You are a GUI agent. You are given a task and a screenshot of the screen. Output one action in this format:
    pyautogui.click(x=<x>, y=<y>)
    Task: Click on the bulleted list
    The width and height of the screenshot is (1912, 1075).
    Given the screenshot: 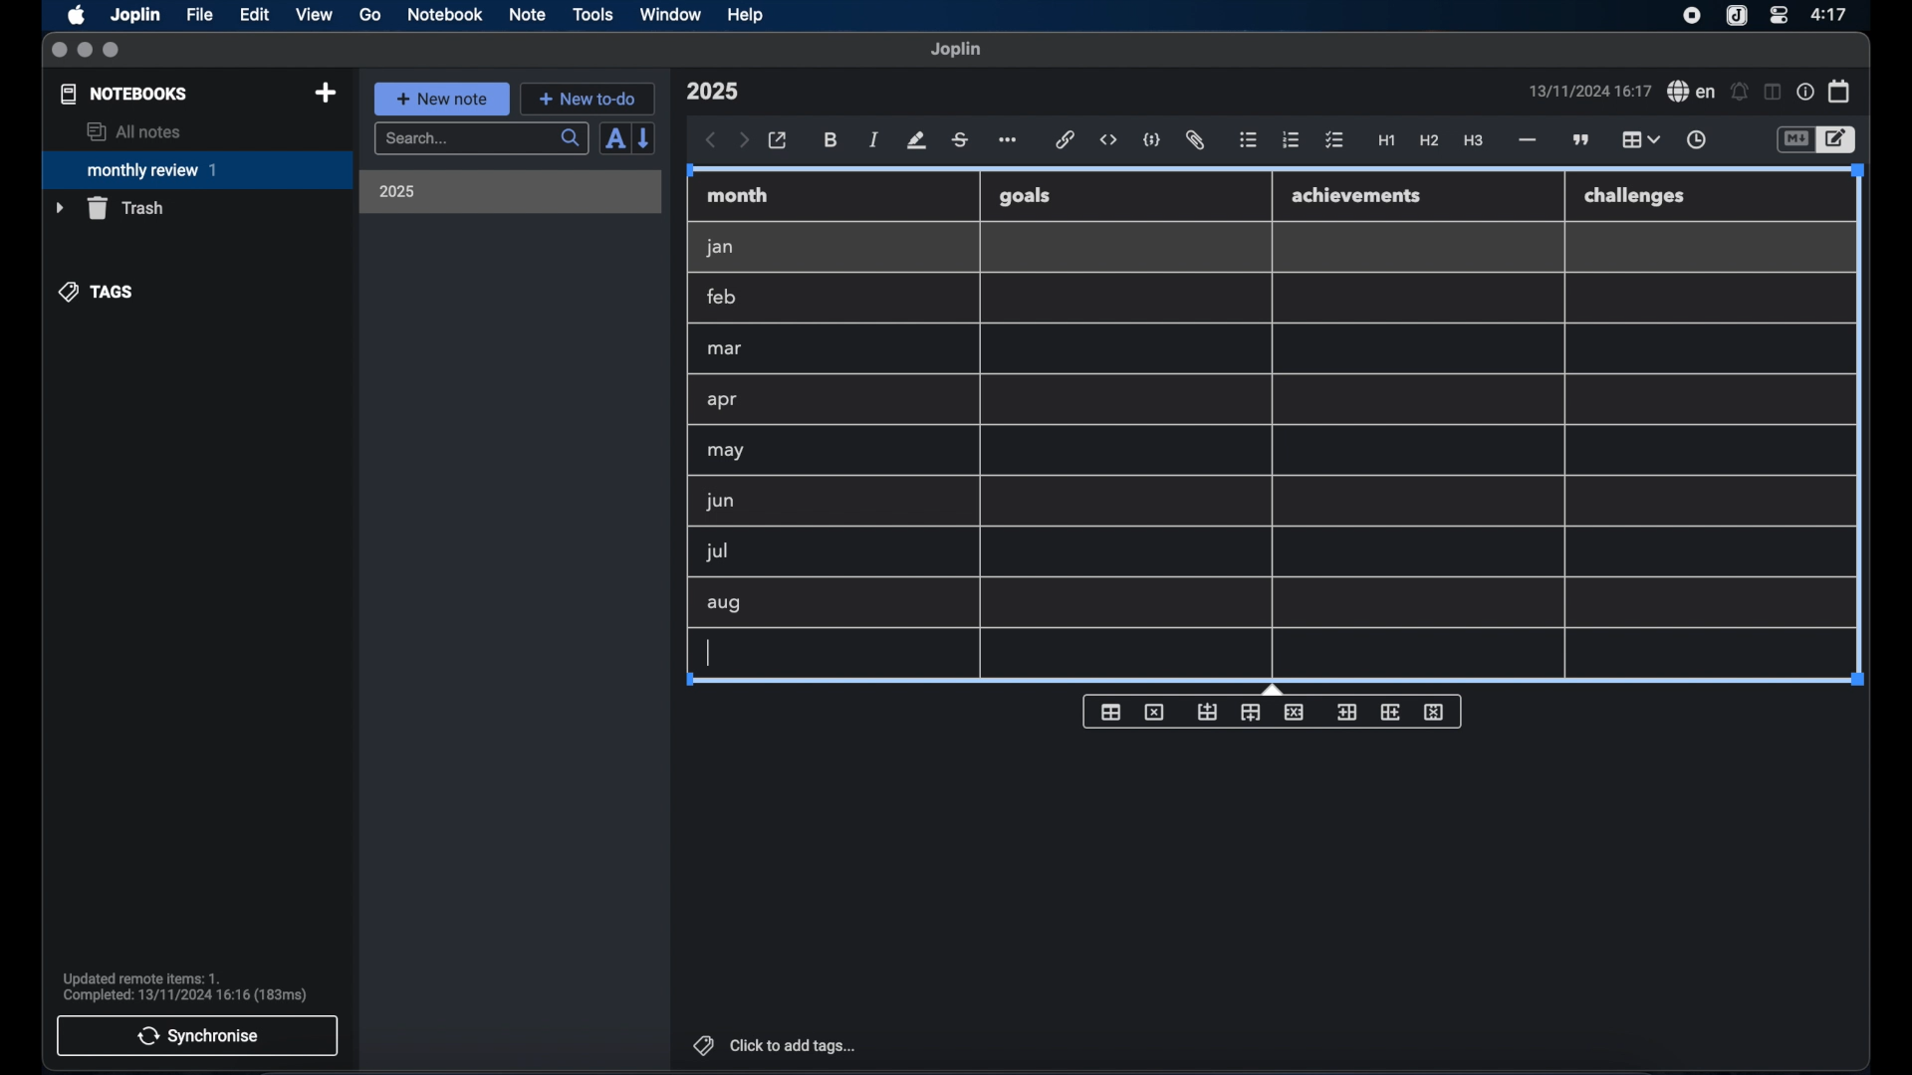 What is the action you would take?
    pyautogui.click(x=1248, y=140)
    